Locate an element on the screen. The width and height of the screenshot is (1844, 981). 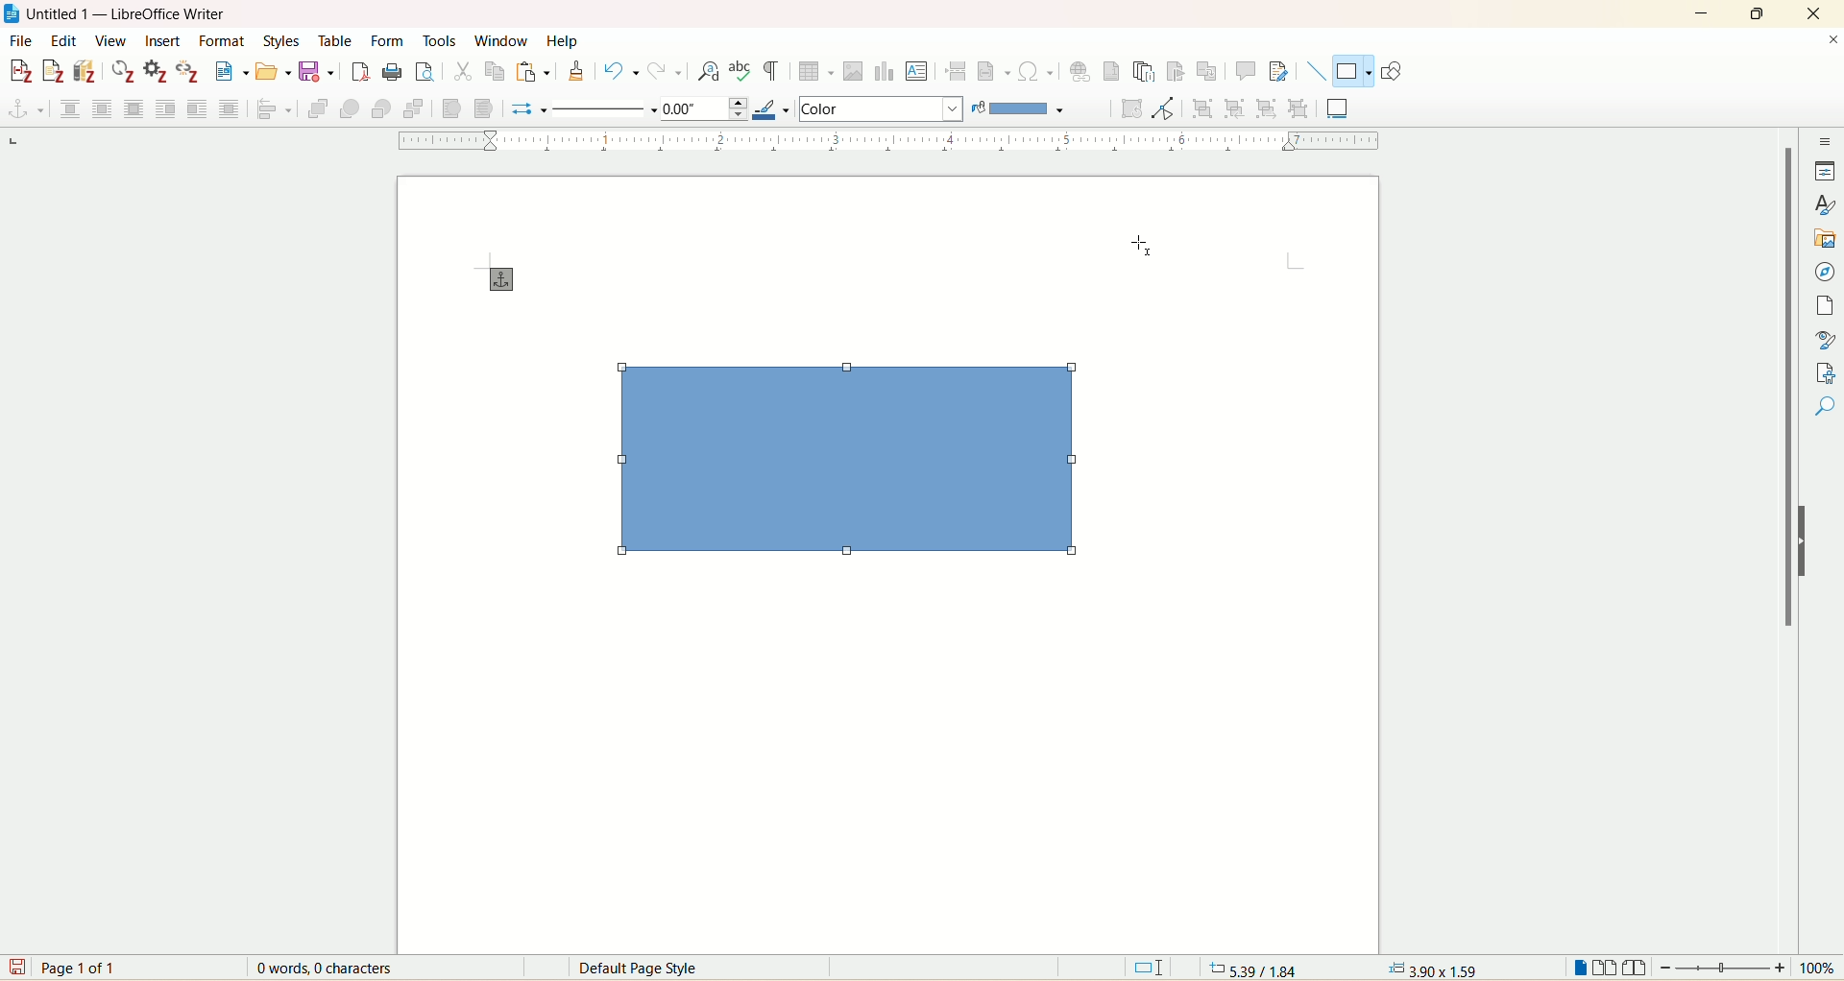
exit group is located at coordinates (1269, 108).